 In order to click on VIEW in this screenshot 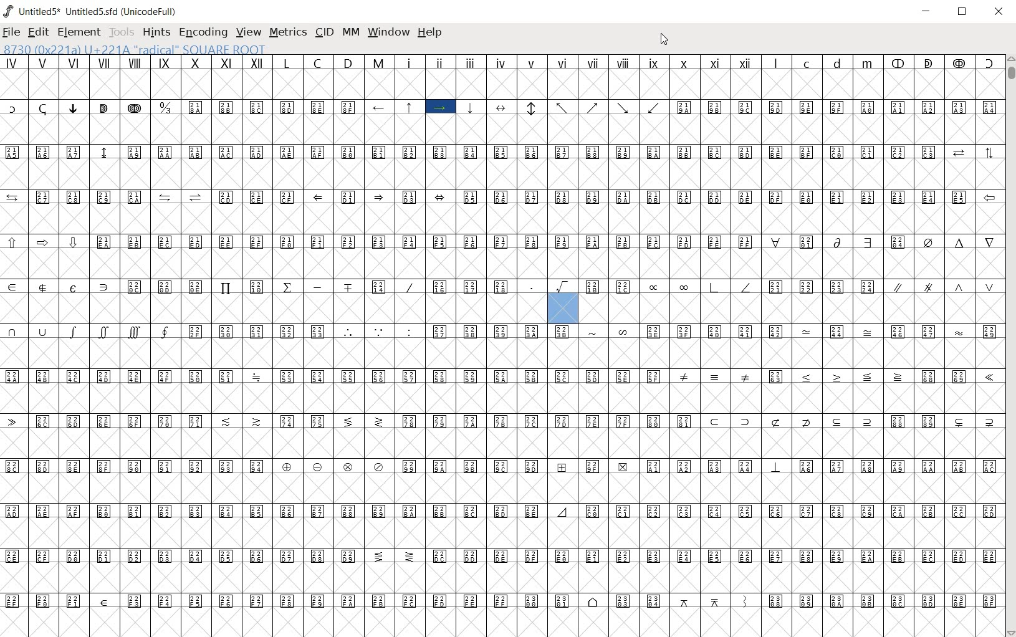, I will do `click(247, 32)`.